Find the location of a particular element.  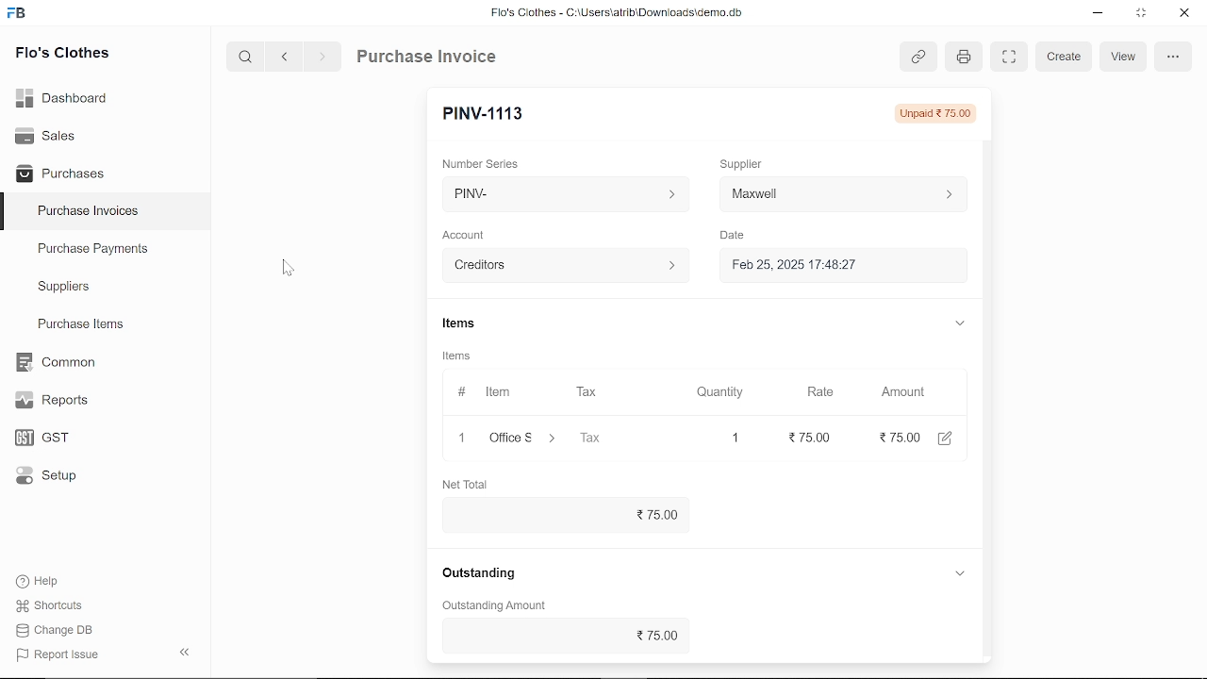

Net Total is located at coordinates (470, 484).